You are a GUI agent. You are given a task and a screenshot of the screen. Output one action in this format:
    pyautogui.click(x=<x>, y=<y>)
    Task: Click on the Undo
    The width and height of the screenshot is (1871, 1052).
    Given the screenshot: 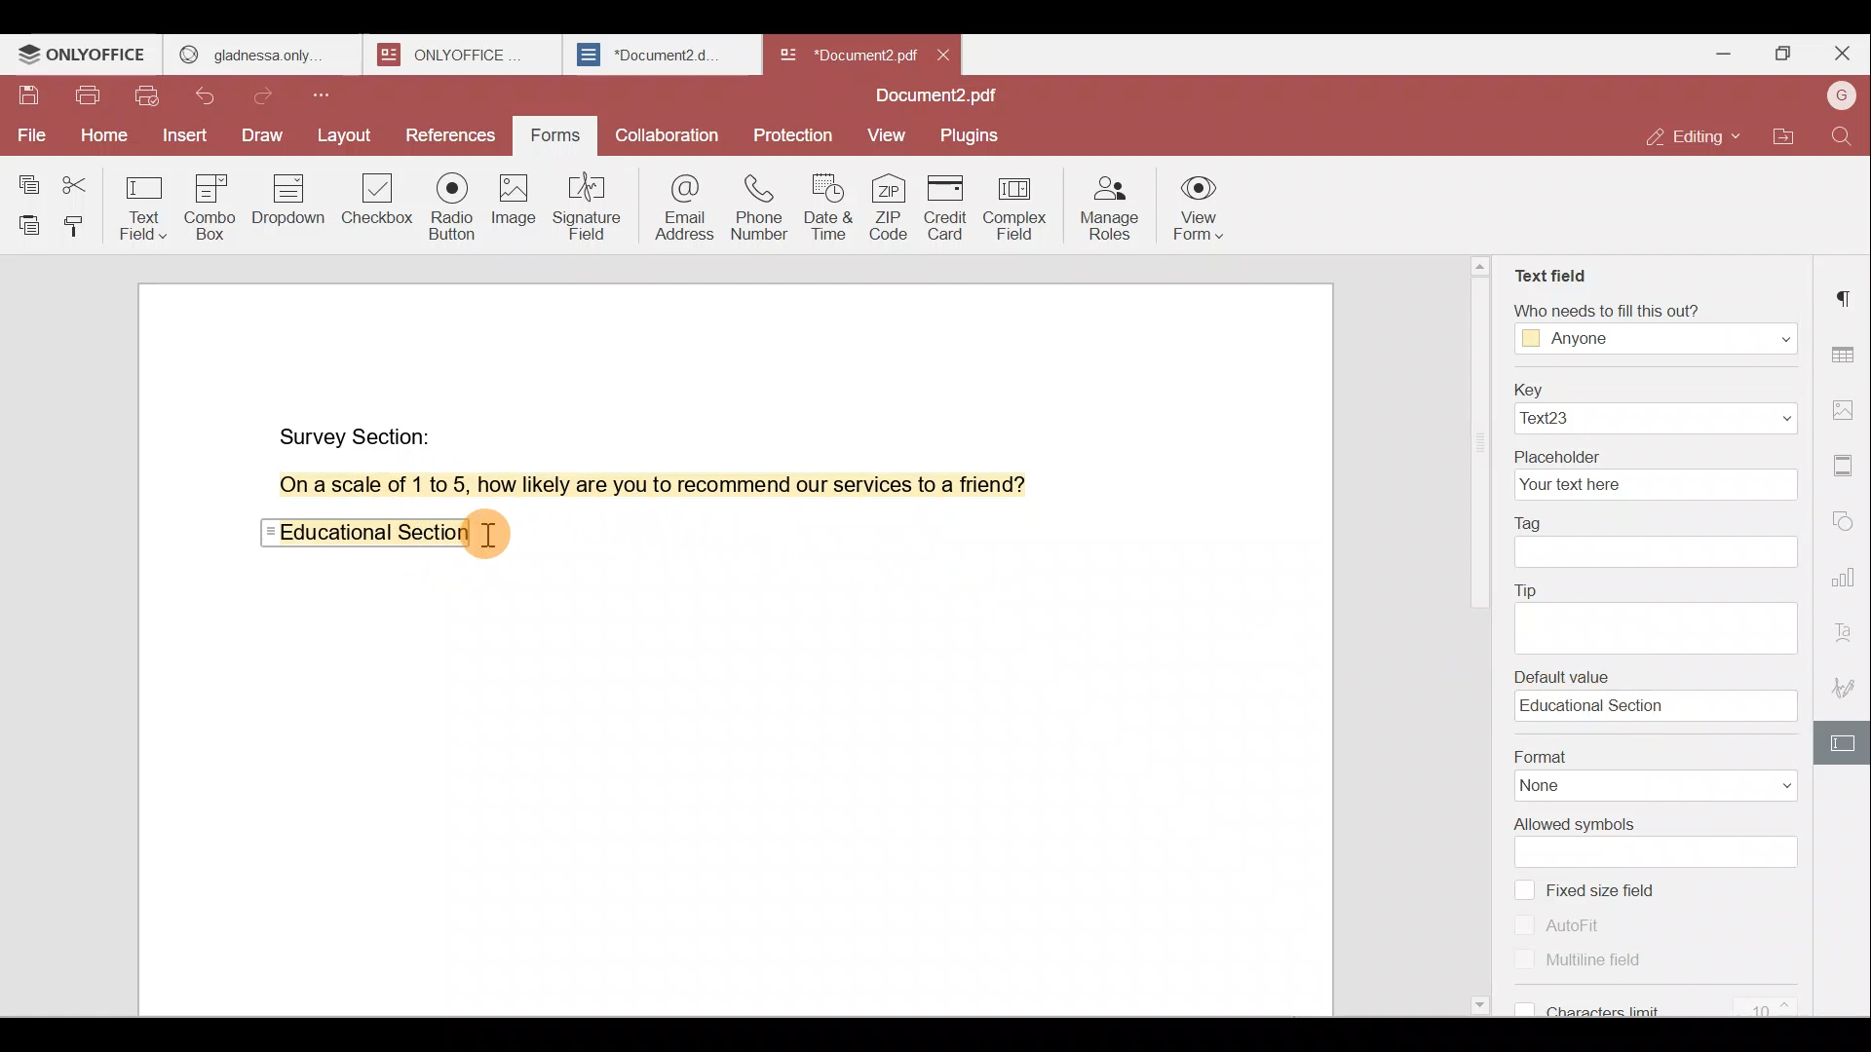 What is the action you would take?
    pyautogui.click(x=215, y=99)
    